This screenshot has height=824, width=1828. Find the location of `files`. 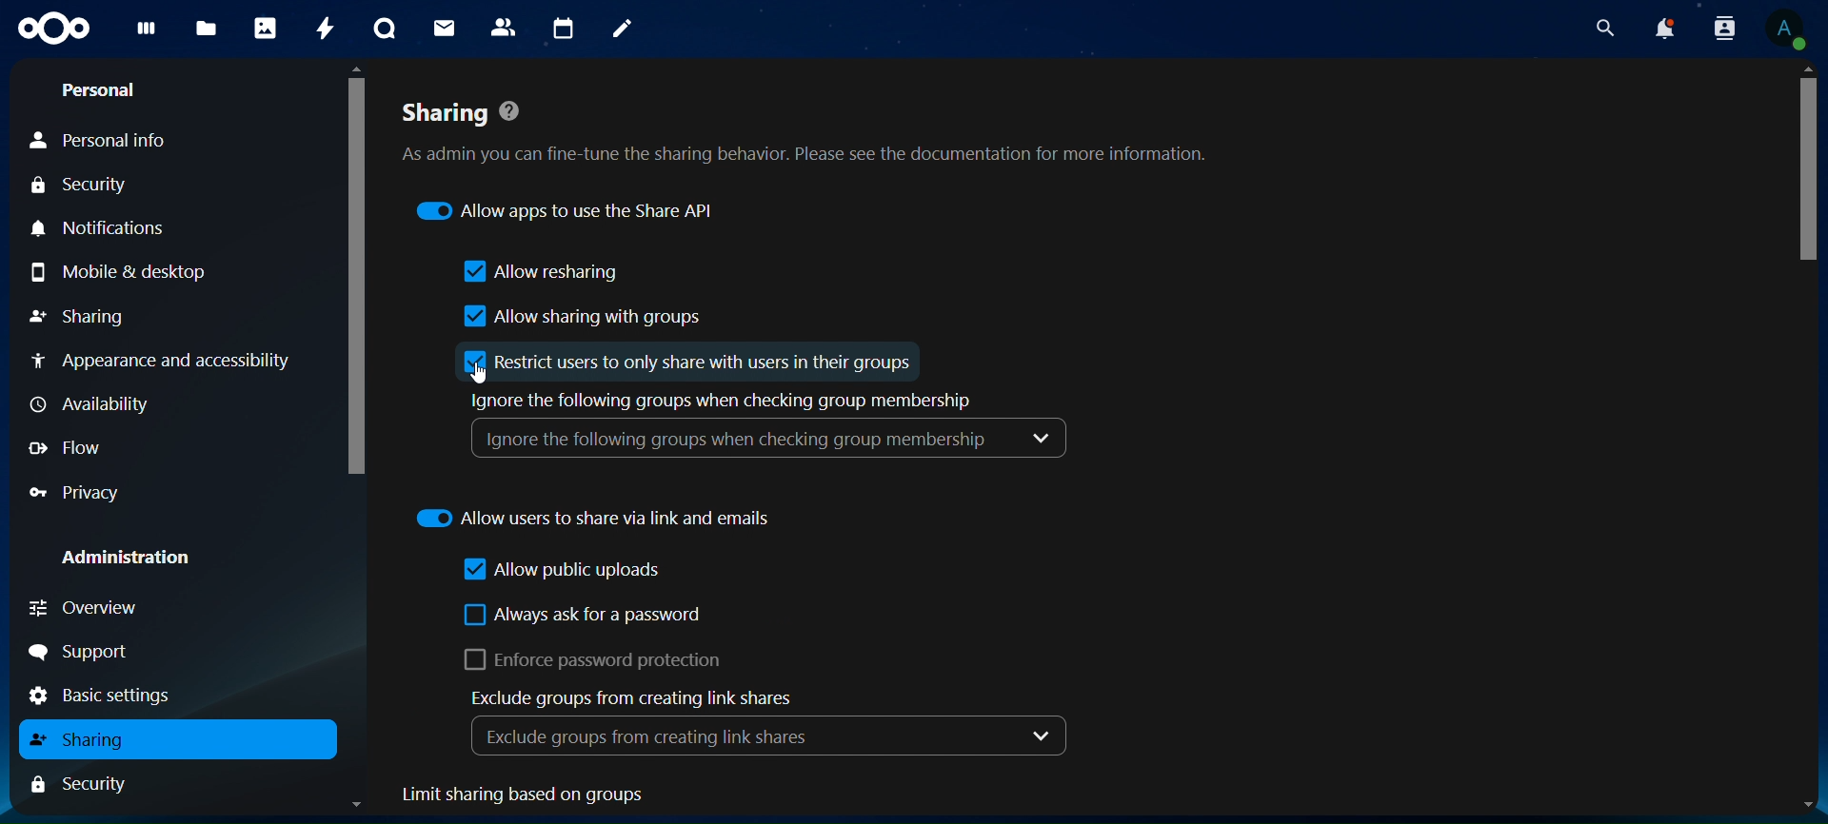

files is located at coordinates (205, 30).